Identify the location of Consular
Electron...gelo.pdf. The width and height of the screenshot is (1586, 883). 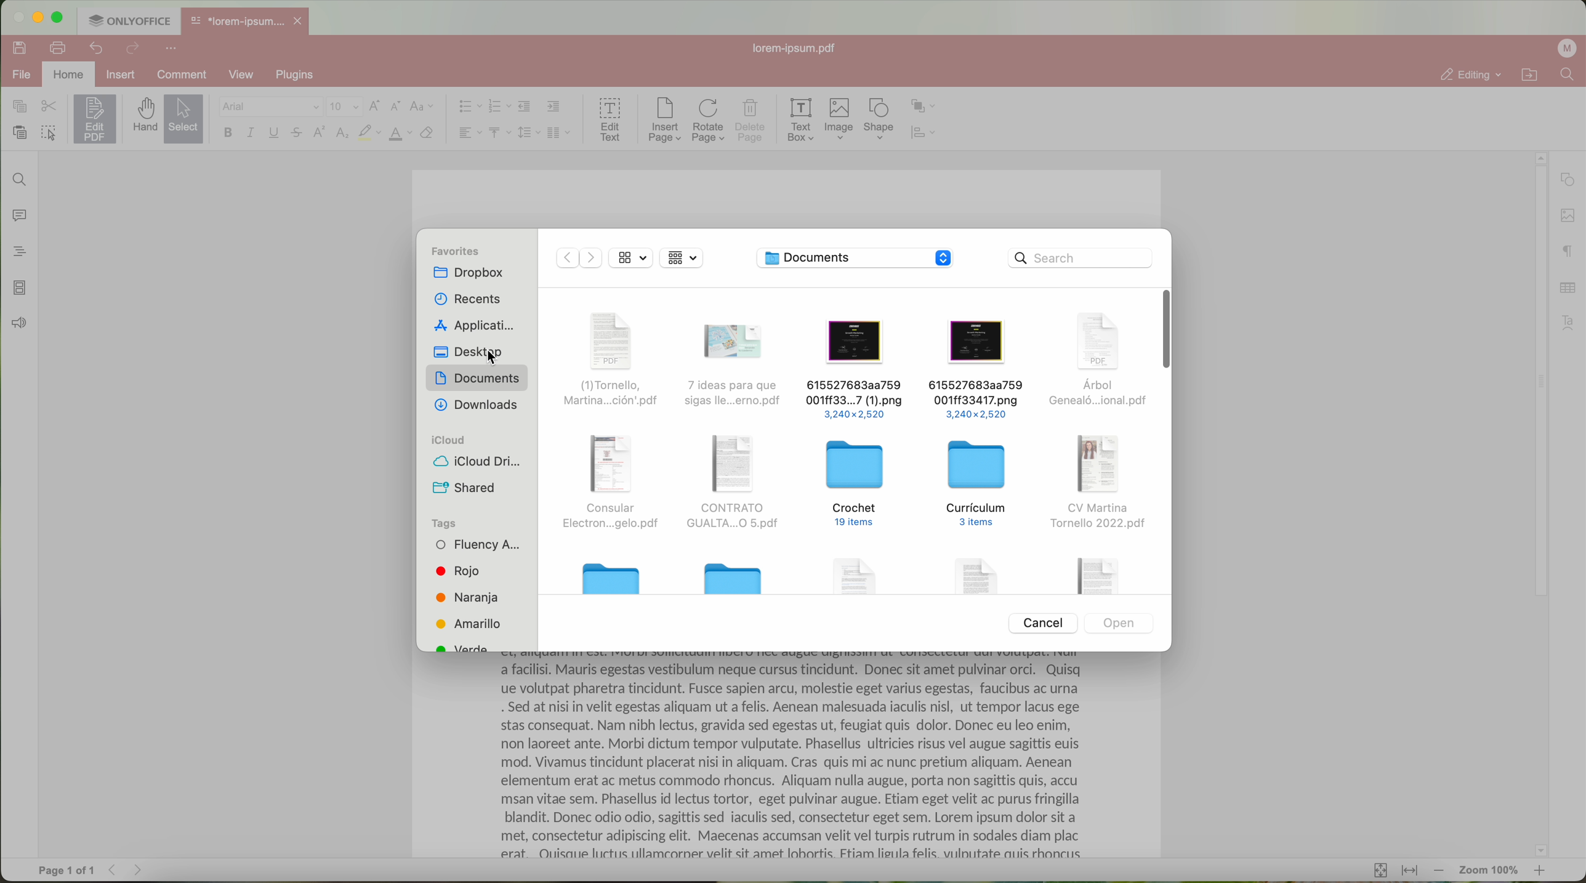
(609, 484).